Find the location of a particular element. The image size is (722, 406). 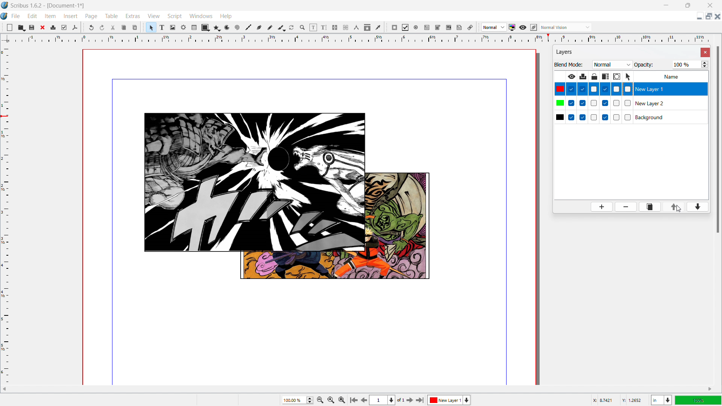

view is located at coordinates (153, 16).